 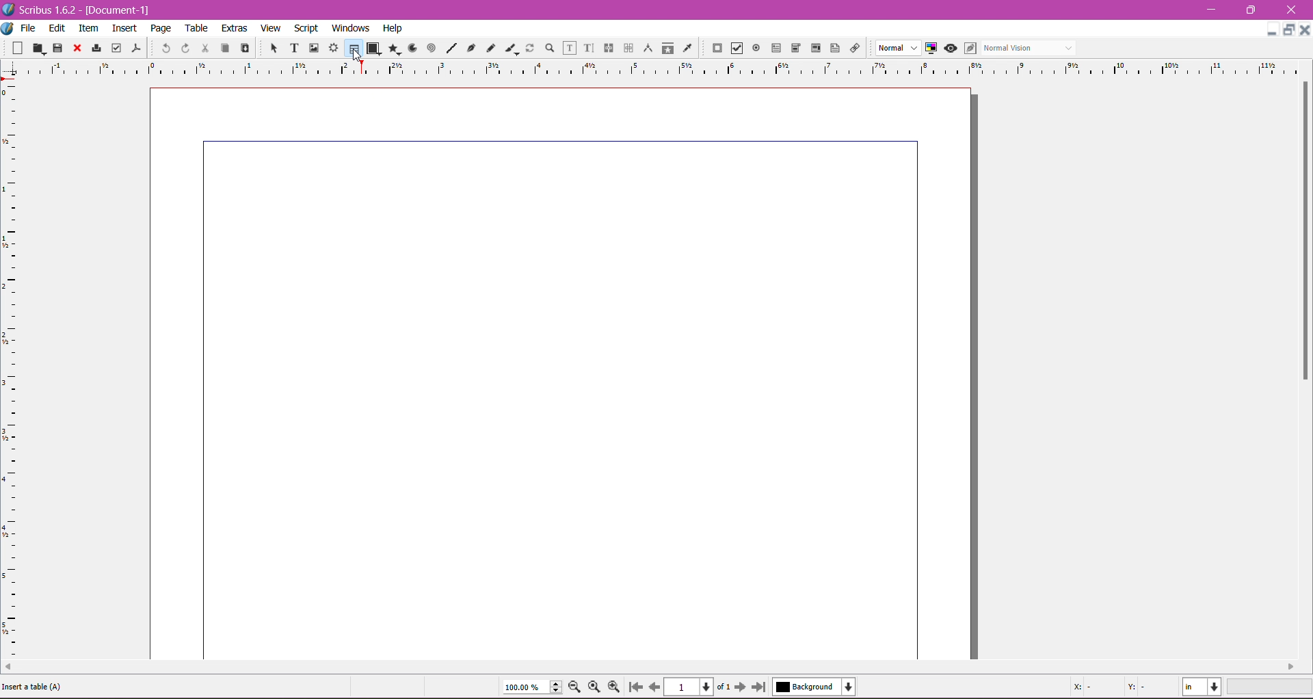 What do you see at coordinates (723, 685) in the screenshot?
I see `of 1` at bounding box center [723, 685].